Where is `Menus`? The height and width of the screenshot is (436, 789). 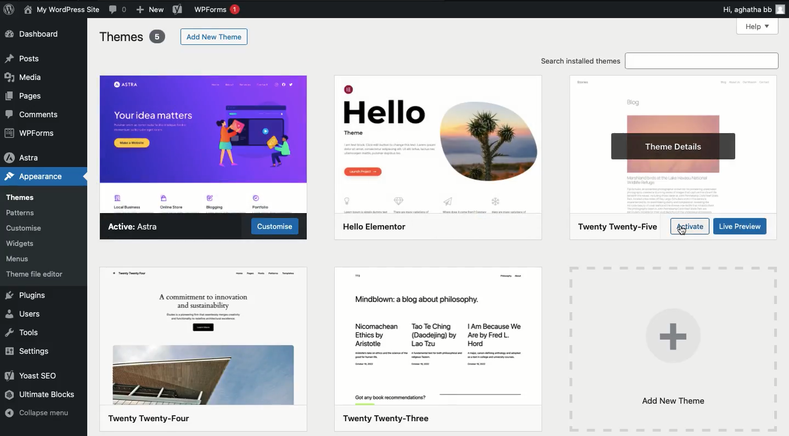 Menus is located at coordinates (20, 259).